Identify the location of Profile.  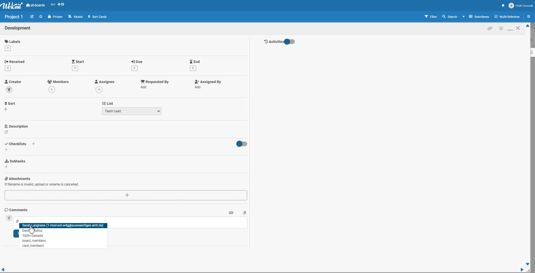
(521, 6).